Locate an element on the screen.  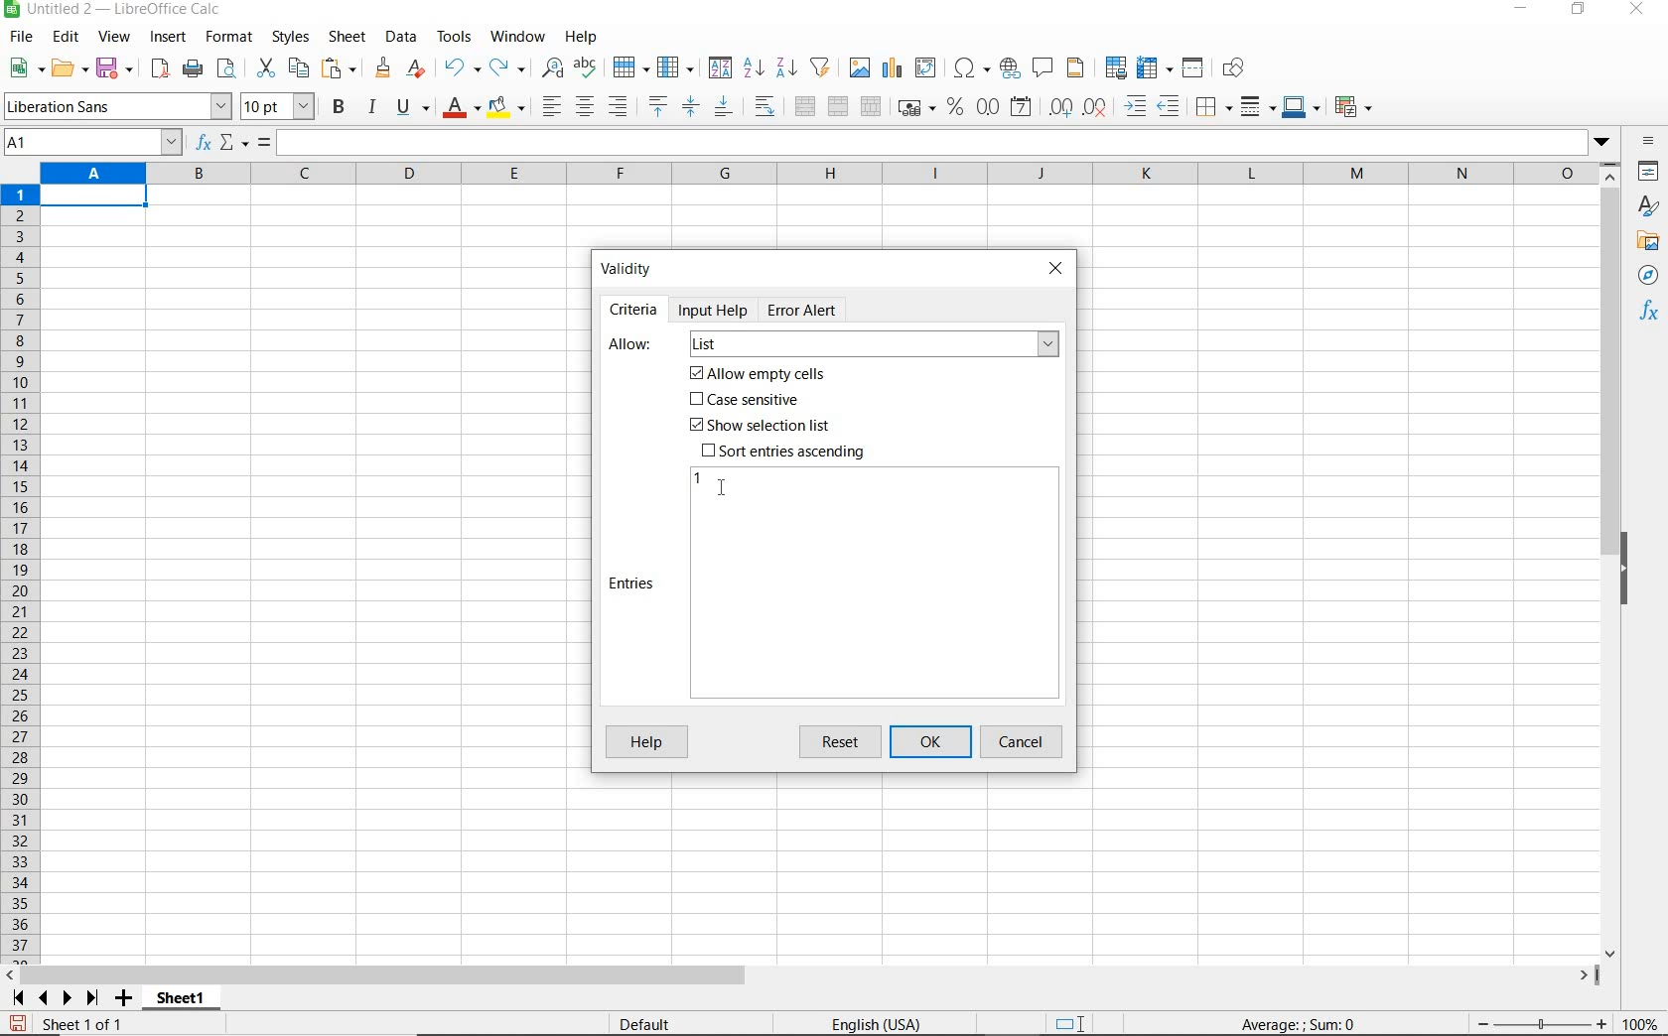
insert comment  is located at coordinates (1043, 68).